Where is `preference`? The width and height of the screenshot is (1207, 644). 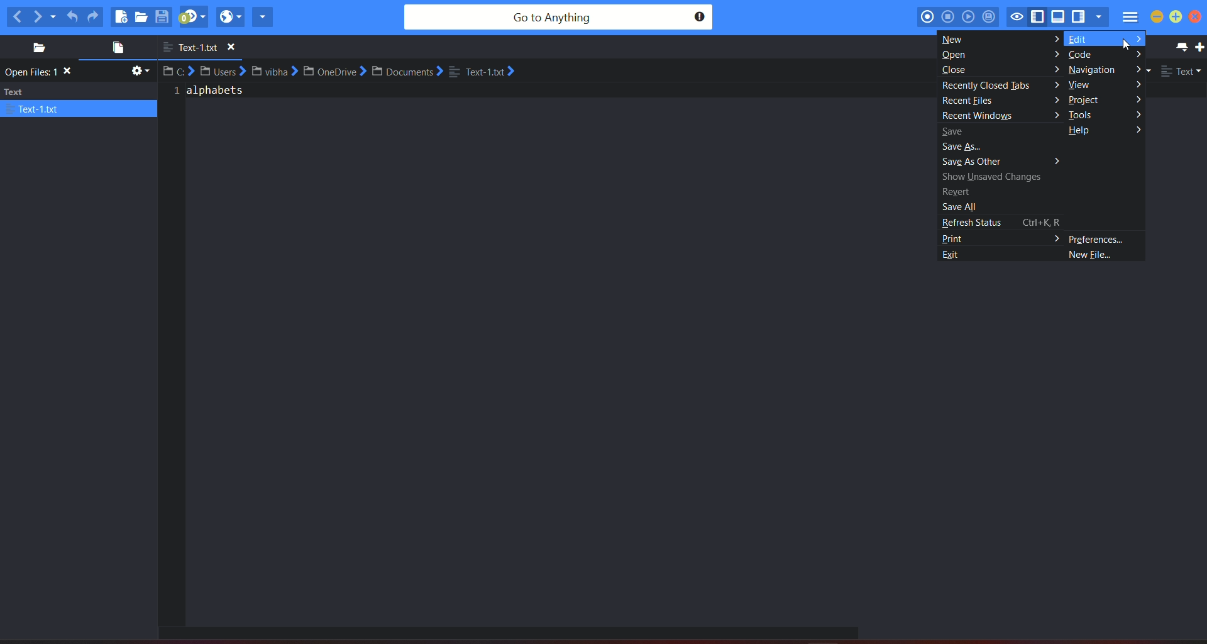 preference is located at coordinates (1098, 238).